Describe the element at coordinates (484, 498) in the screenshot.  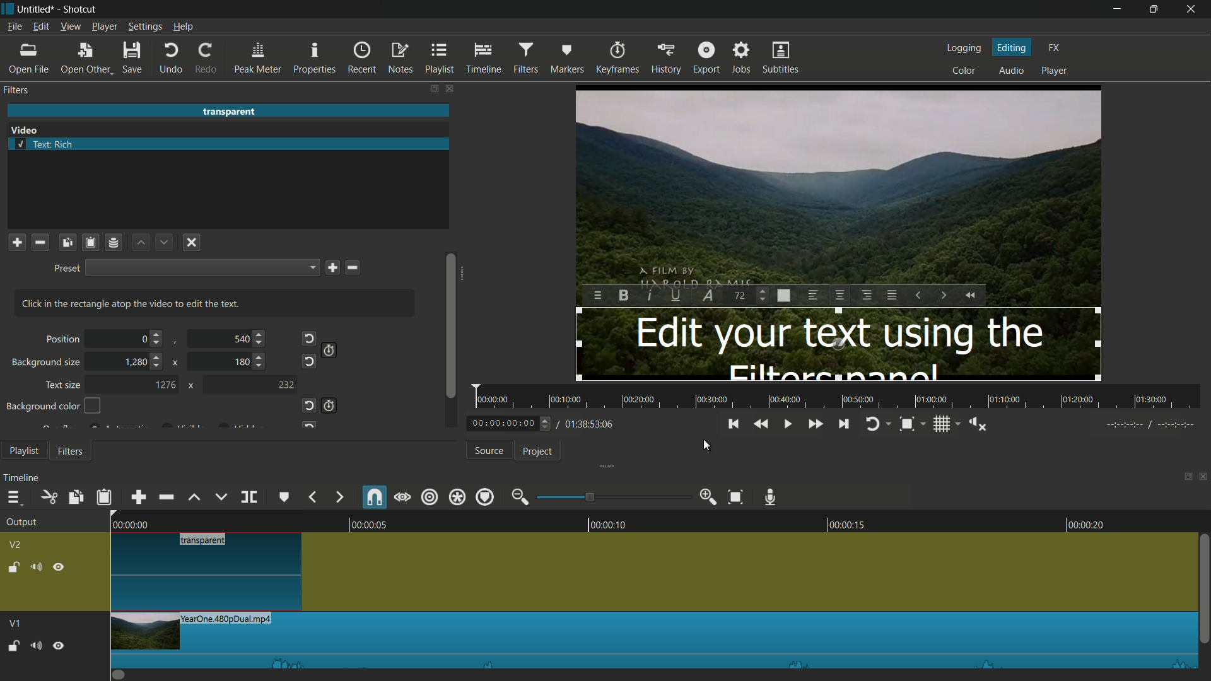
I see `ripple markers` at that location.